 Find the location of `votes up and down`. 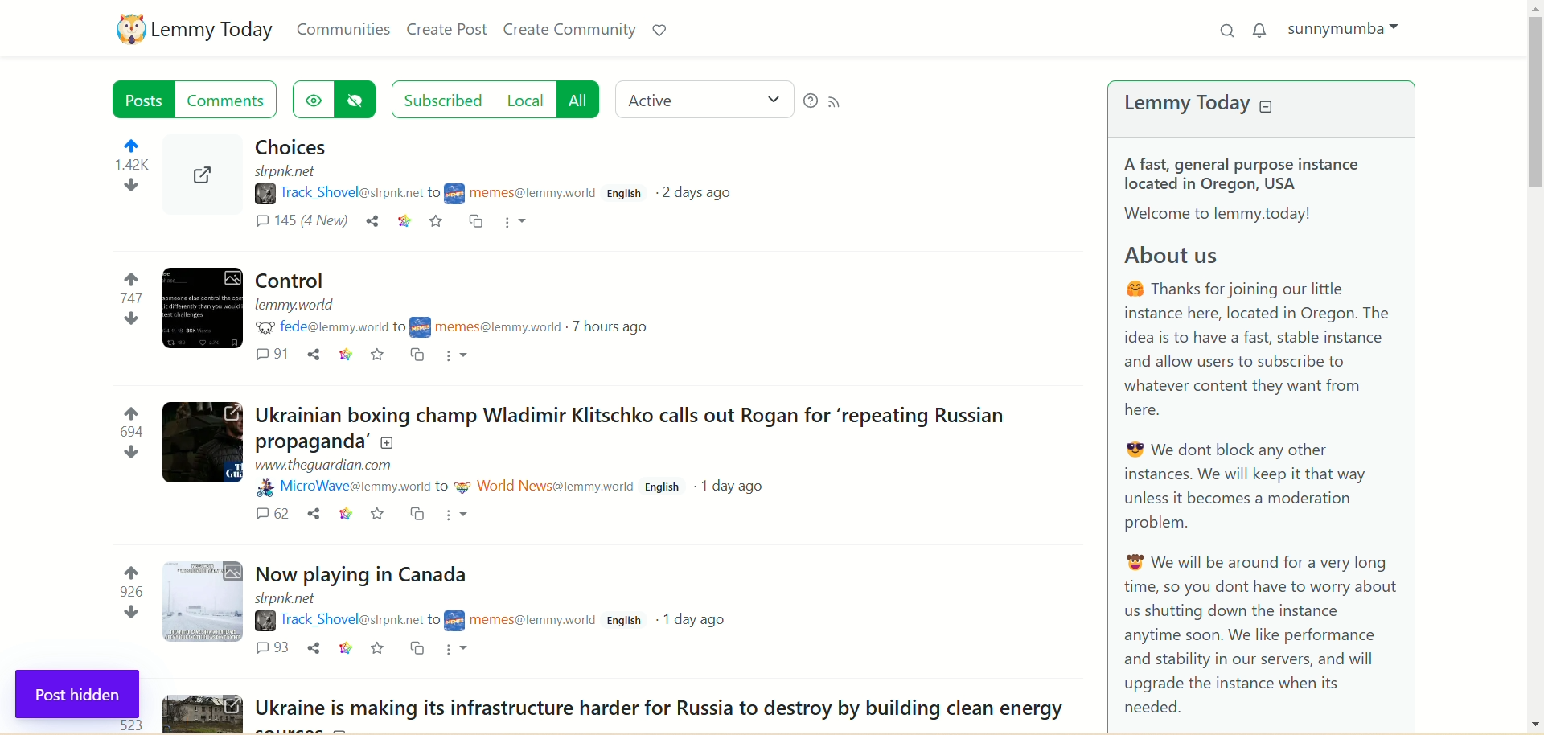

votes up and down is located at coordinates (113, 302).